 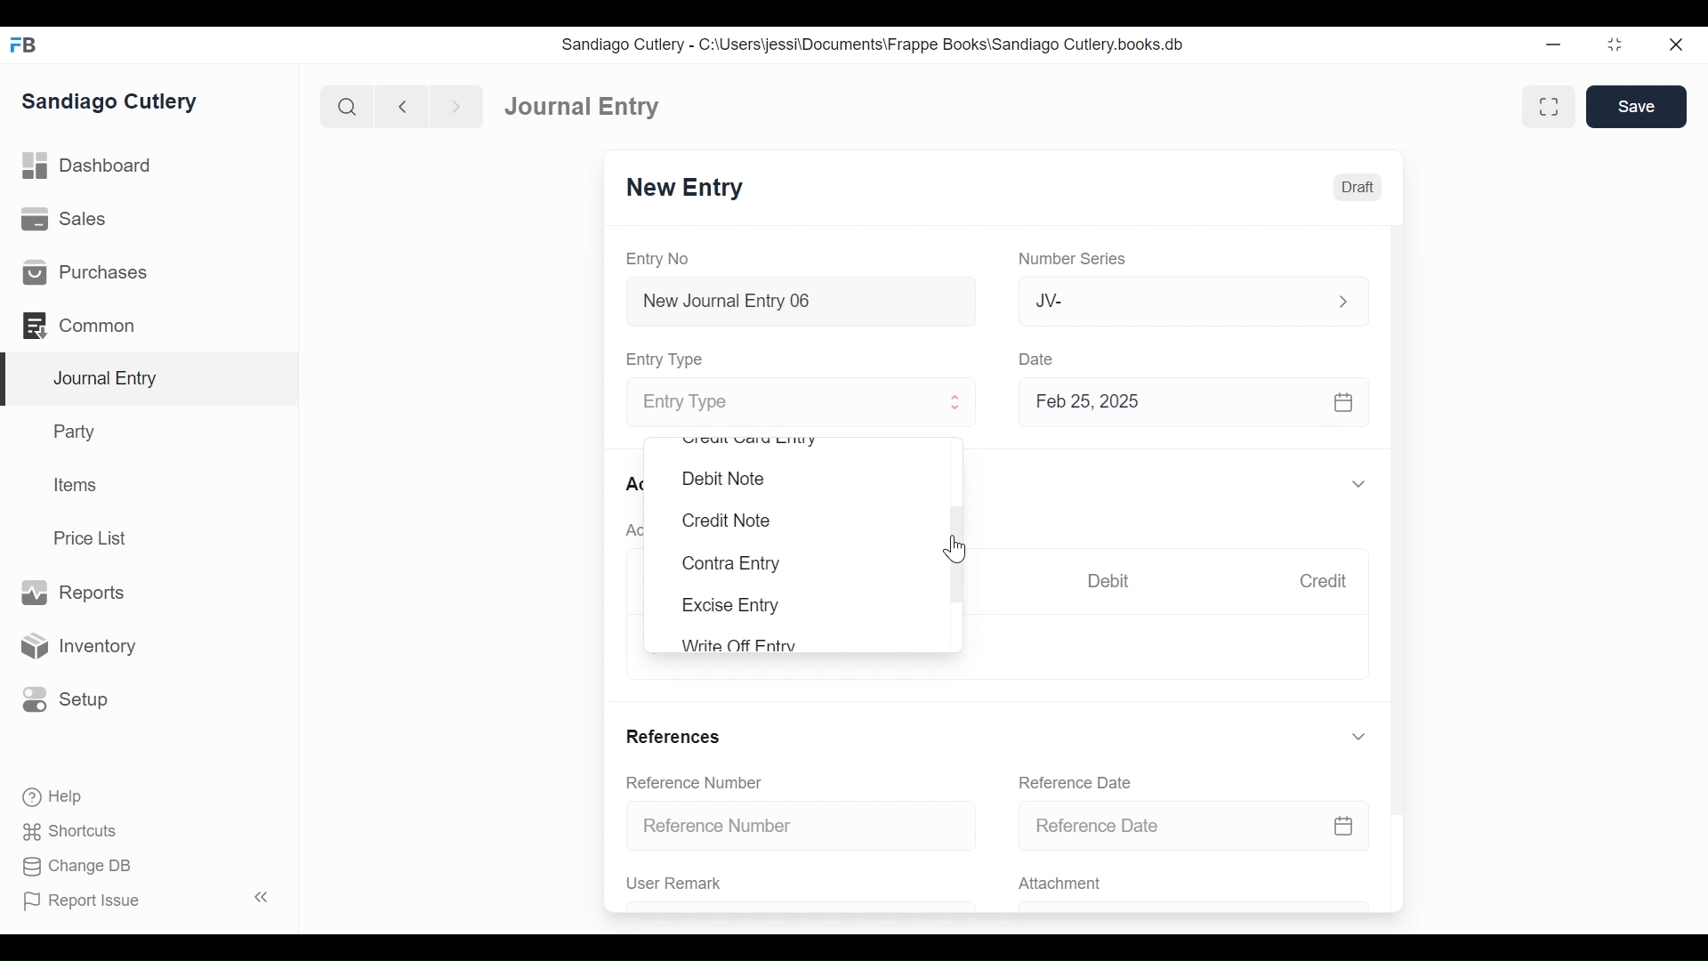 What do you see at coordinates (88, 326) in the screenshot?
I see `Common` at bounding box center [88, 326].